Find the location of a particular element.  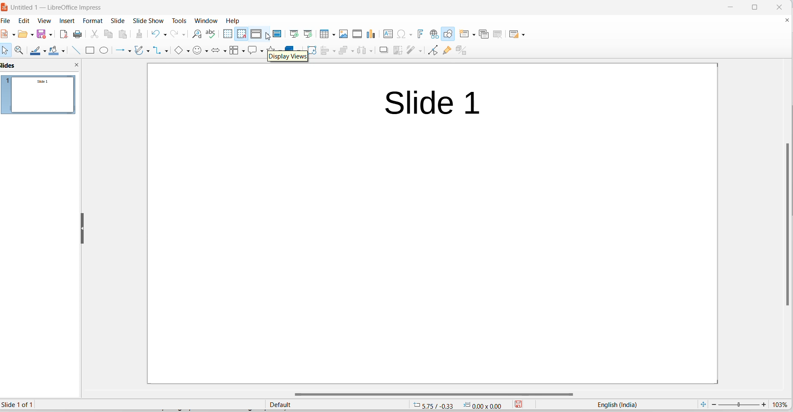

redo options is located at coordinates (184, 34).